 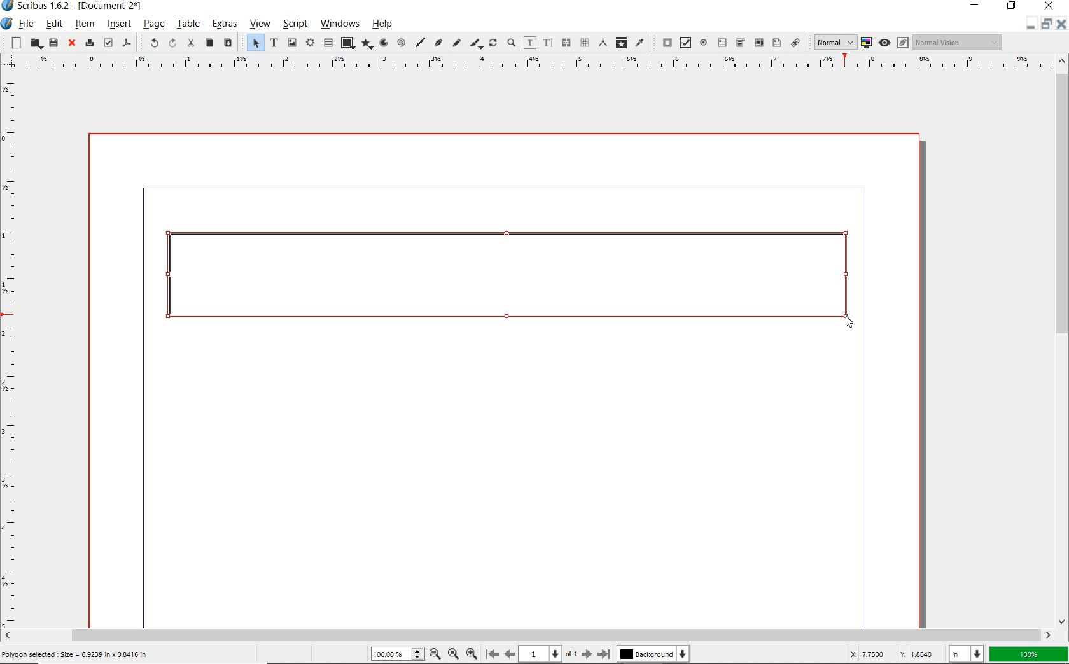 What do you see at coordinates (587, 654) in the screenshot?
I see `move to next` at bounding box center [587, 654].